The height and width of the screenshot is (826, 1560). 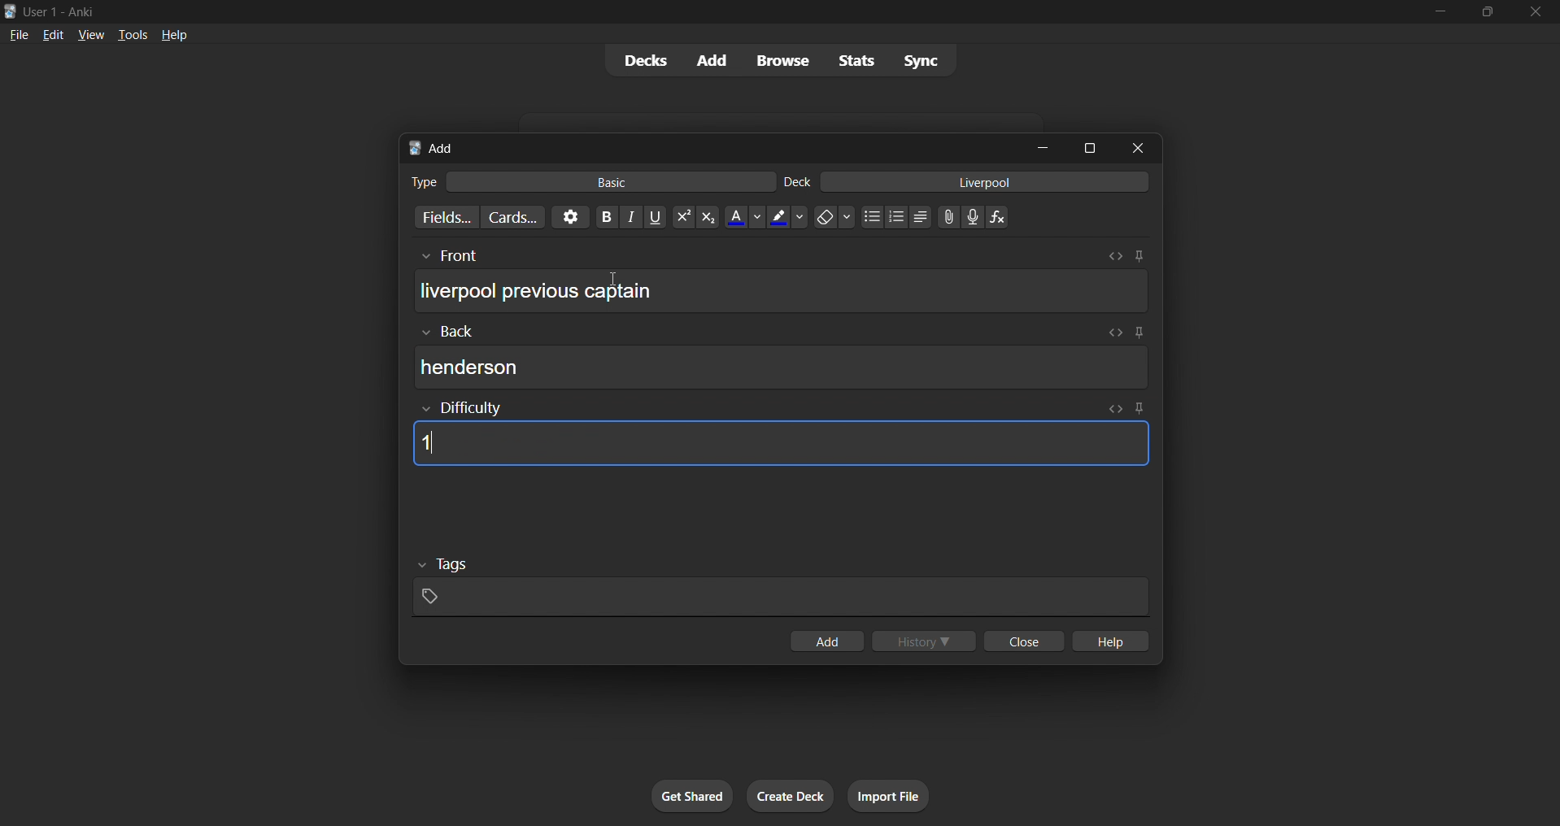 What do you see at coordinates (703, 10) in the screenshot?
I see `title bar` at bounding box center [703, 10].